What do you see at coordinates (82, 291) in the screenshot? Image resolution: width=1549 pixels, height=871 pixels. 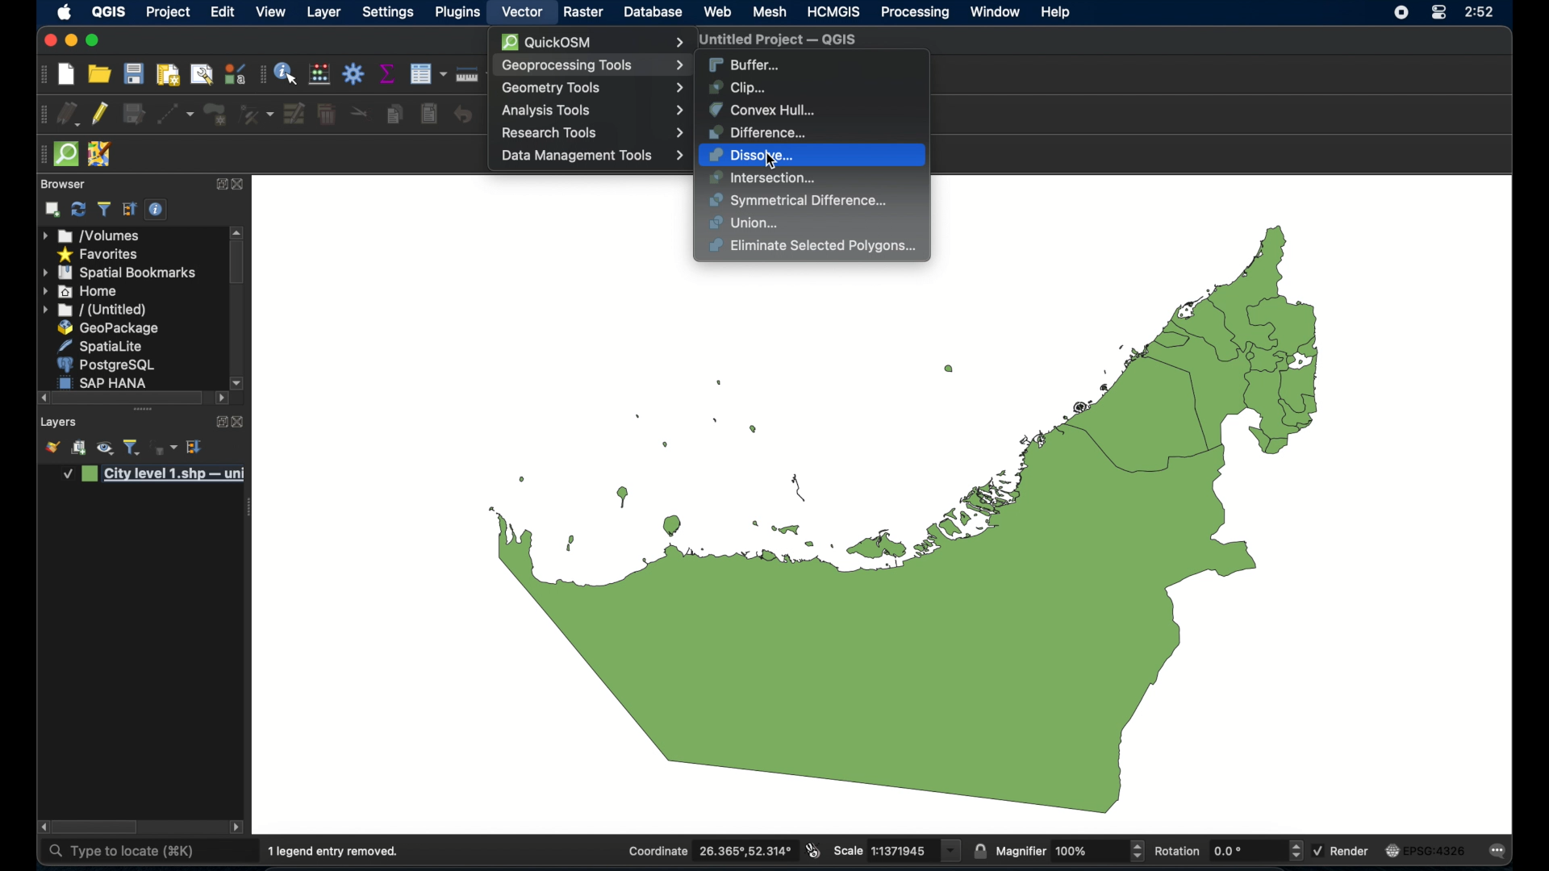 I see `home` at bounding box center [82, 291].